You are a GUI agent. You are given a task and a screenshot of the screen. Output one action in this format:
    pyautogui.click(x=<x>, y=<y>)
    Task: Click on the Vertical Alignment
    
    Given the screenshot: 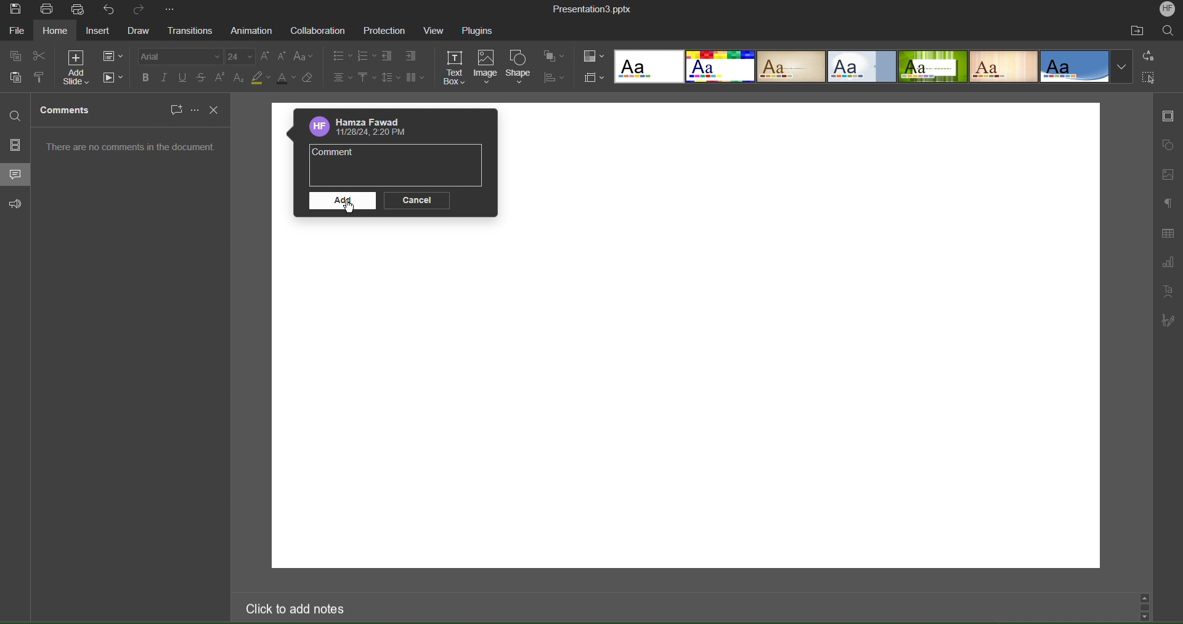 What is the action you would take?
    pyautogui.click(x=366, y=79)
    